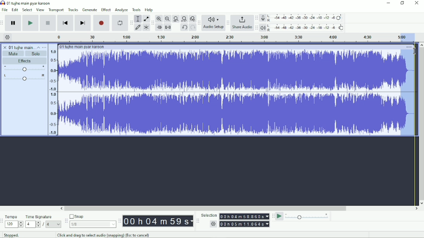 This screenshot has height=238, width=424. Describe the element at coordinates (45, 47) in the screenshot. I see `Open menu` at that location.